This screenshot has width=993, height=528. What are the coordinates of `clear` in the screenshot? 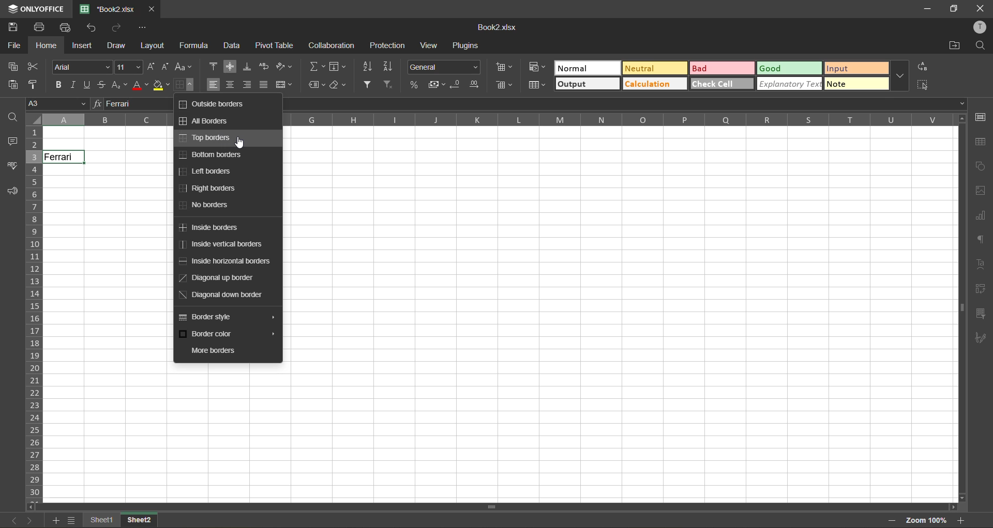 It's located at (338, 84).